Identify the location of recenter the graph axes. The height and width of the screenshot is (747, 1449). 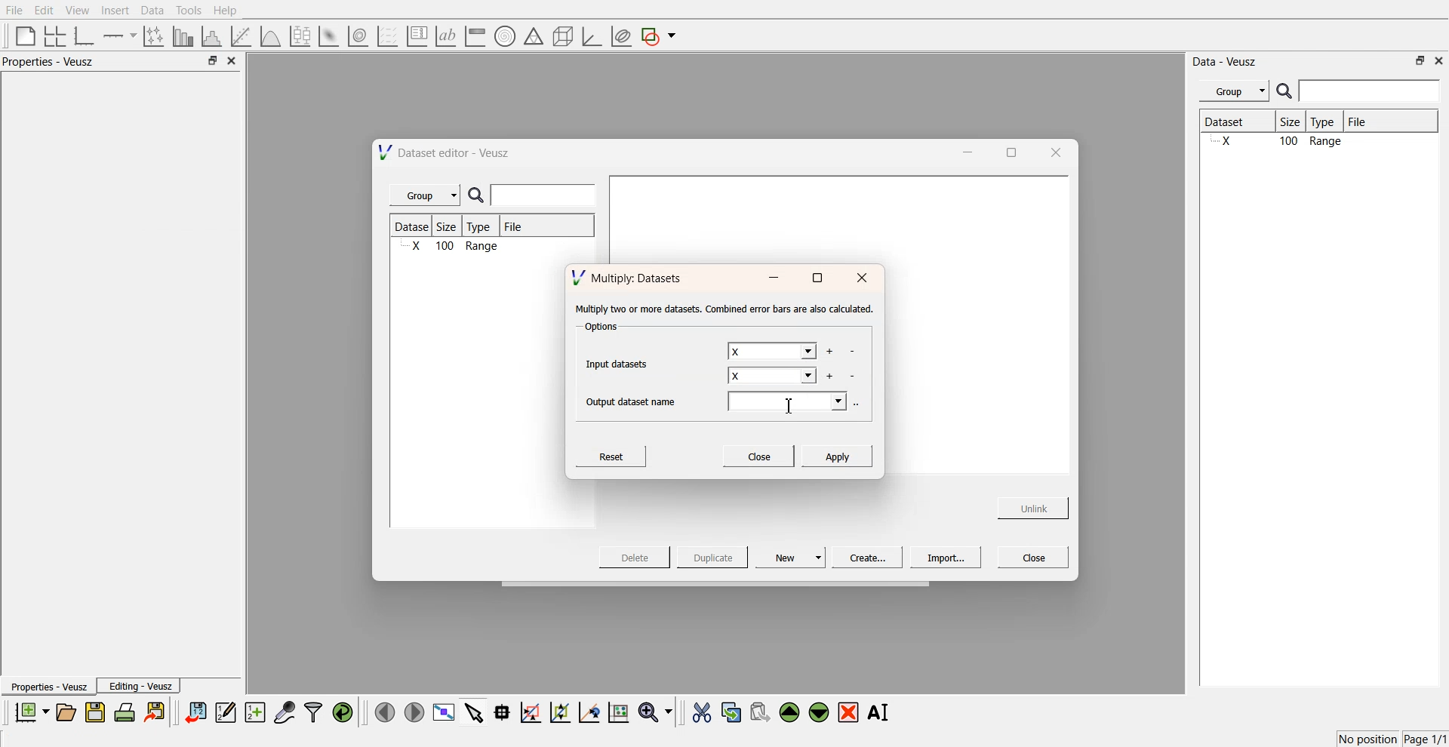
(589, 712).